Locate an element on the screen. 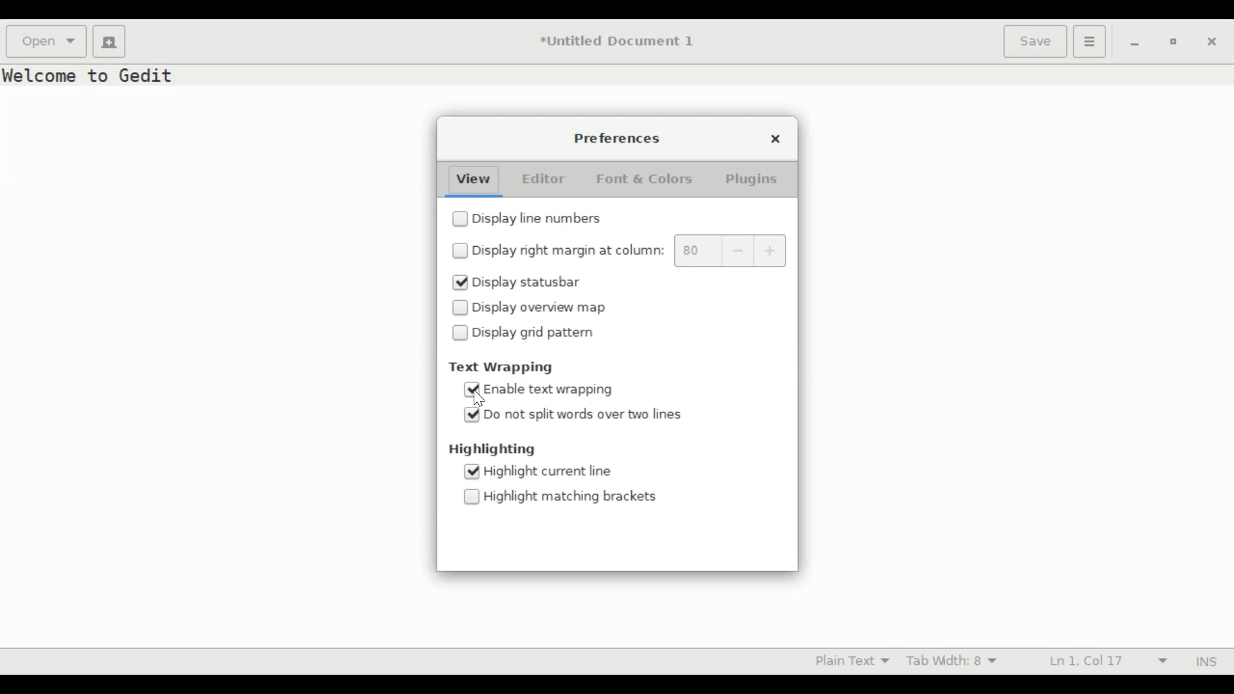 The image size is (1234, 694). decrease is located at coordinates (738, 251).